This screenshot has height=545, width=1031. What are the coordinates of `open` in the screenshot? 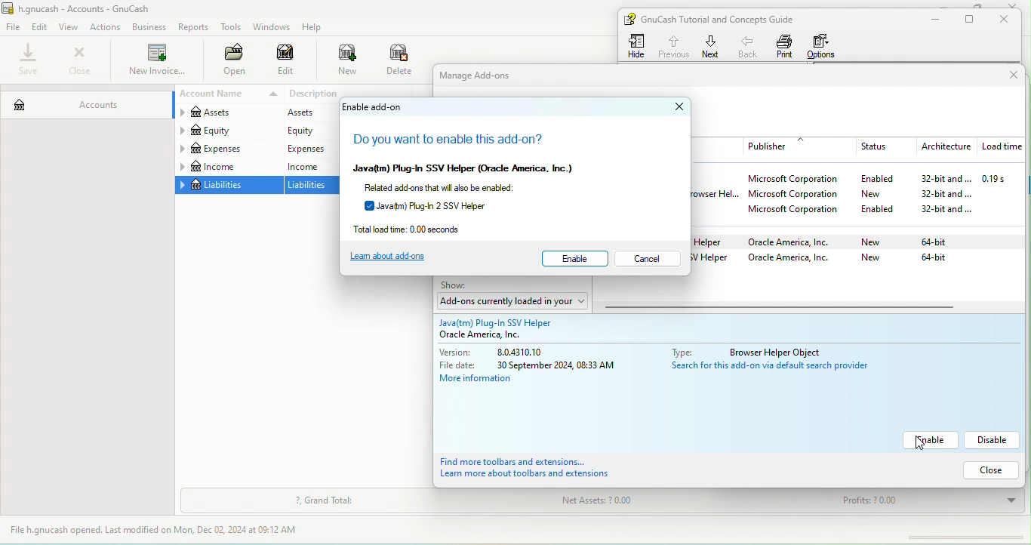 It's located at (230, 61).